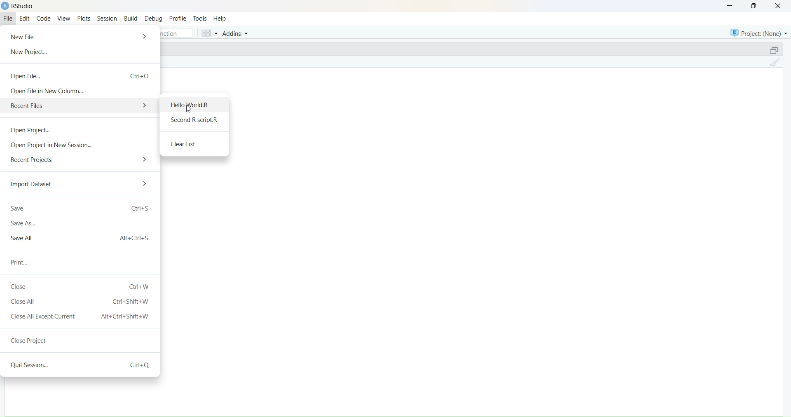 The image size is (791, 417). I want to click on Second R script.R, so click(194, 121).